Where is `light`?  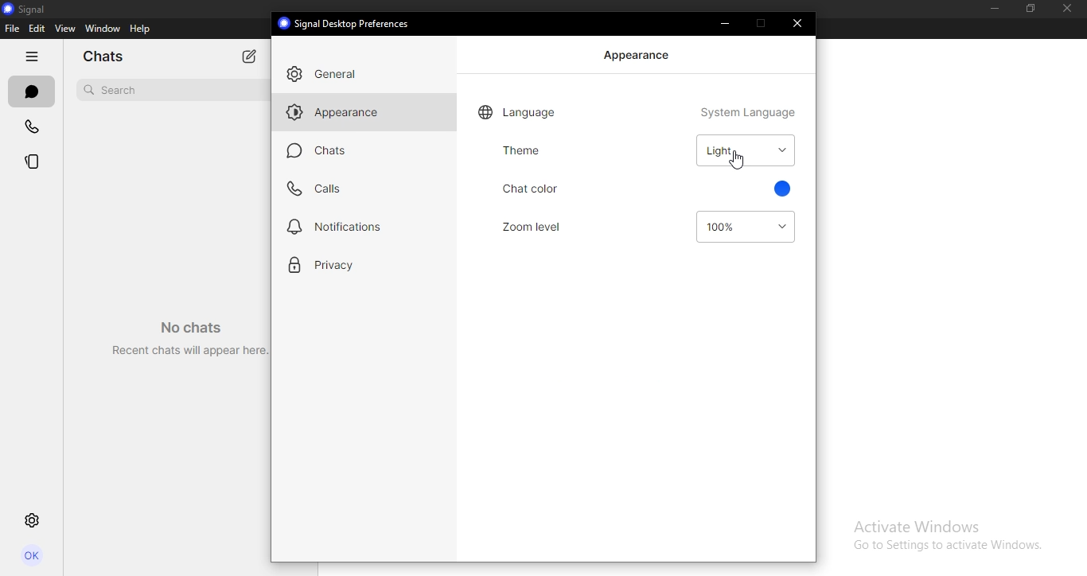 light is located at coordinates (745, 150).